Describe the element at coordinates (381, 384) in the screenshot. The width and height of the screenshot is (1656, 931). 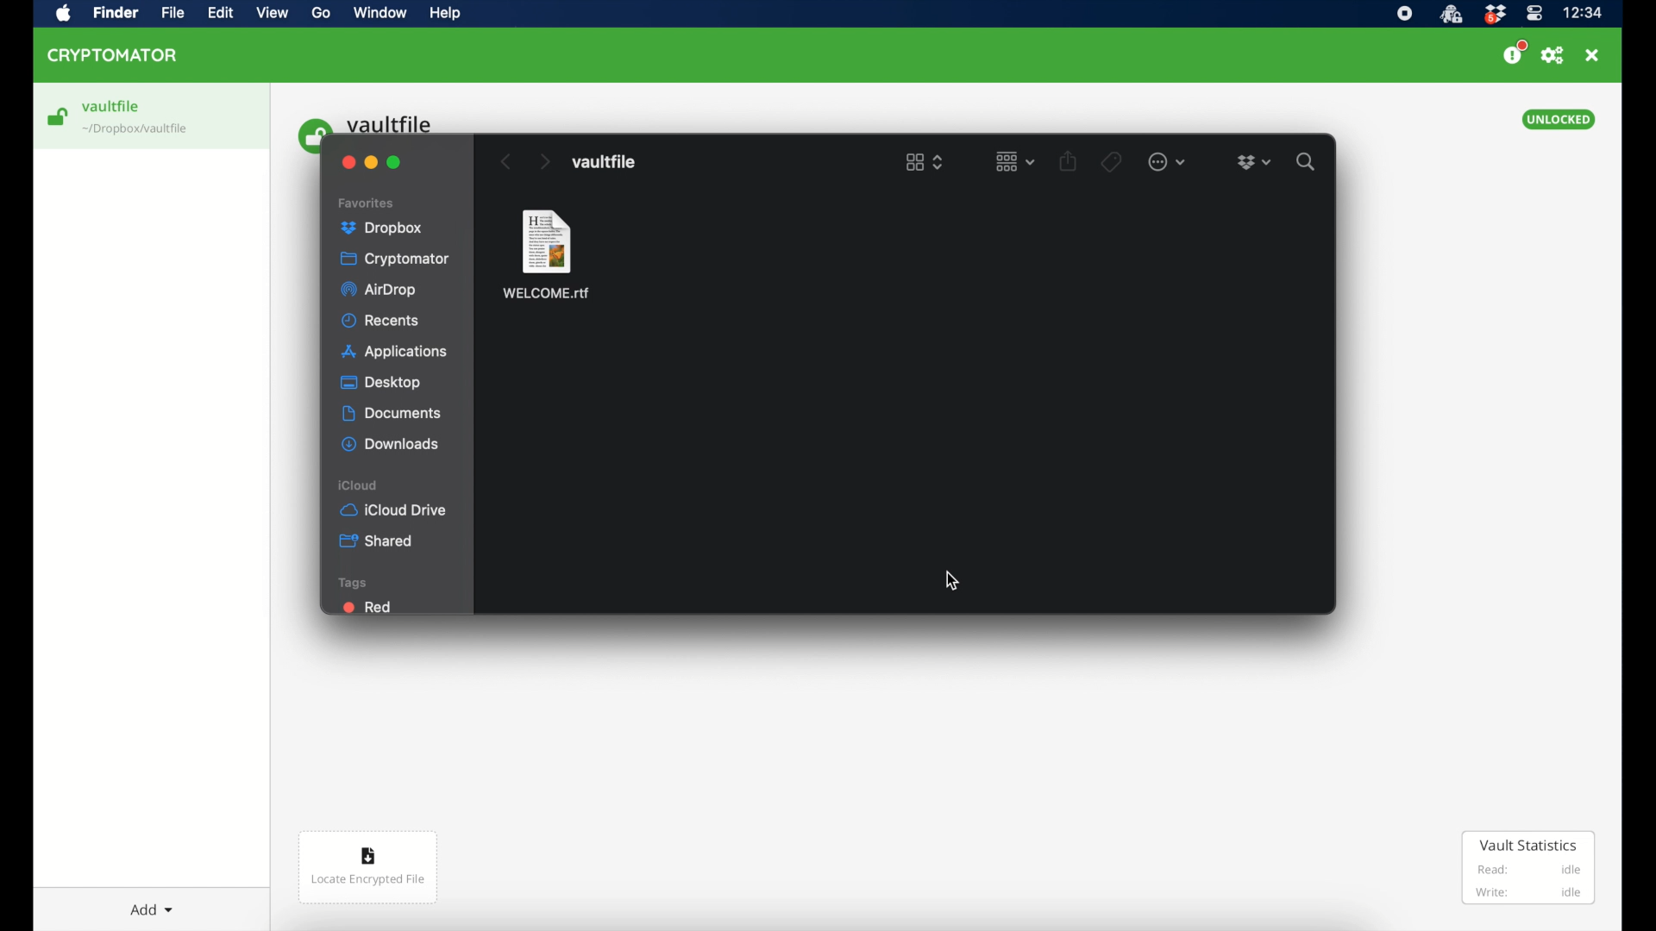
I see `desktop` at that location.